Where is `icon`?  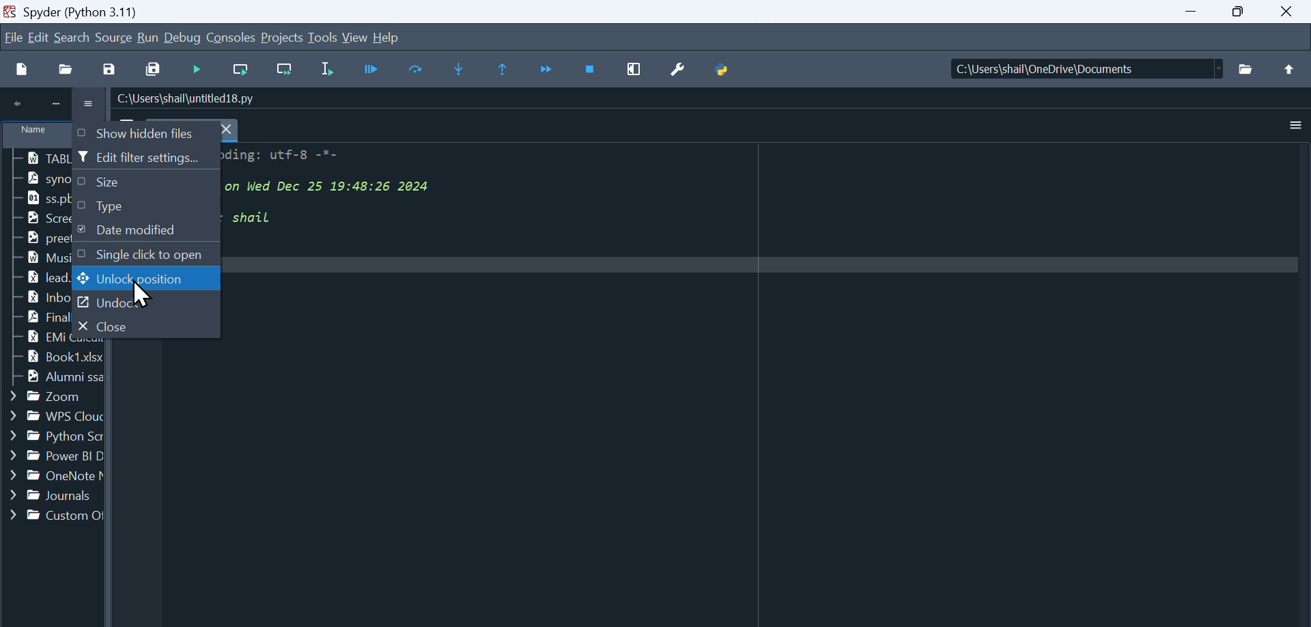 icon is located at coordinates (51, 103).